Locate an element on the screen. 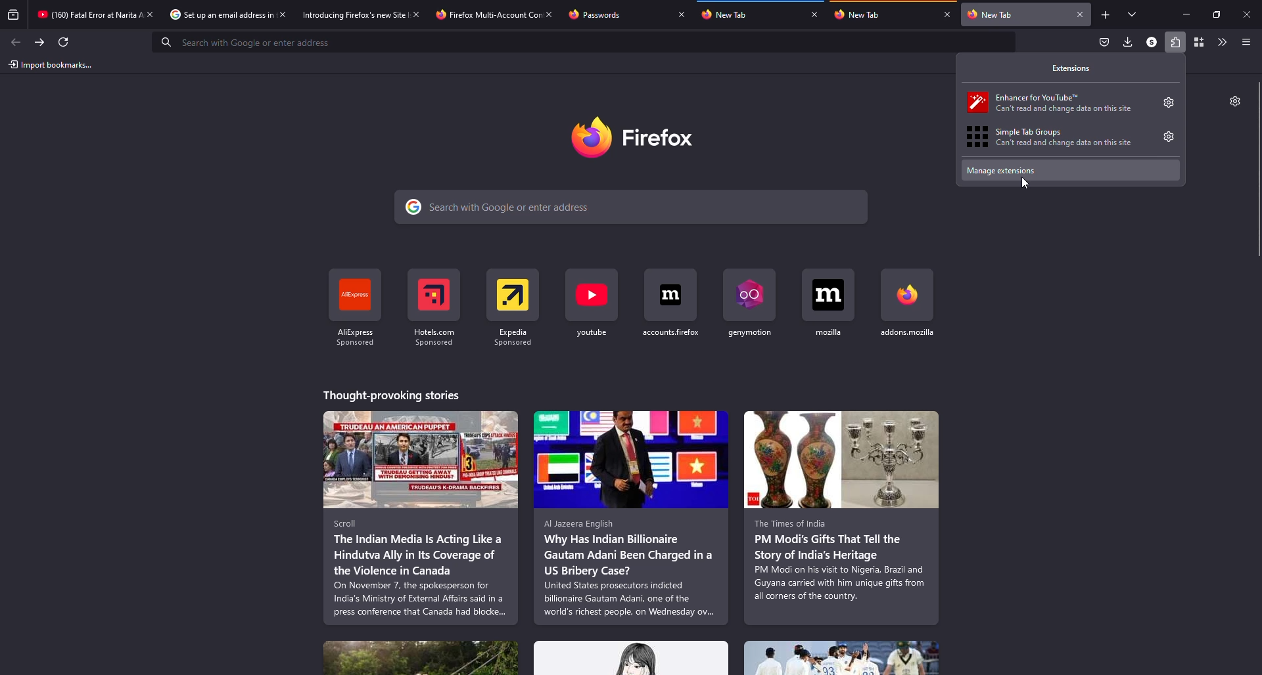  close is located at coordinates (682, 14).